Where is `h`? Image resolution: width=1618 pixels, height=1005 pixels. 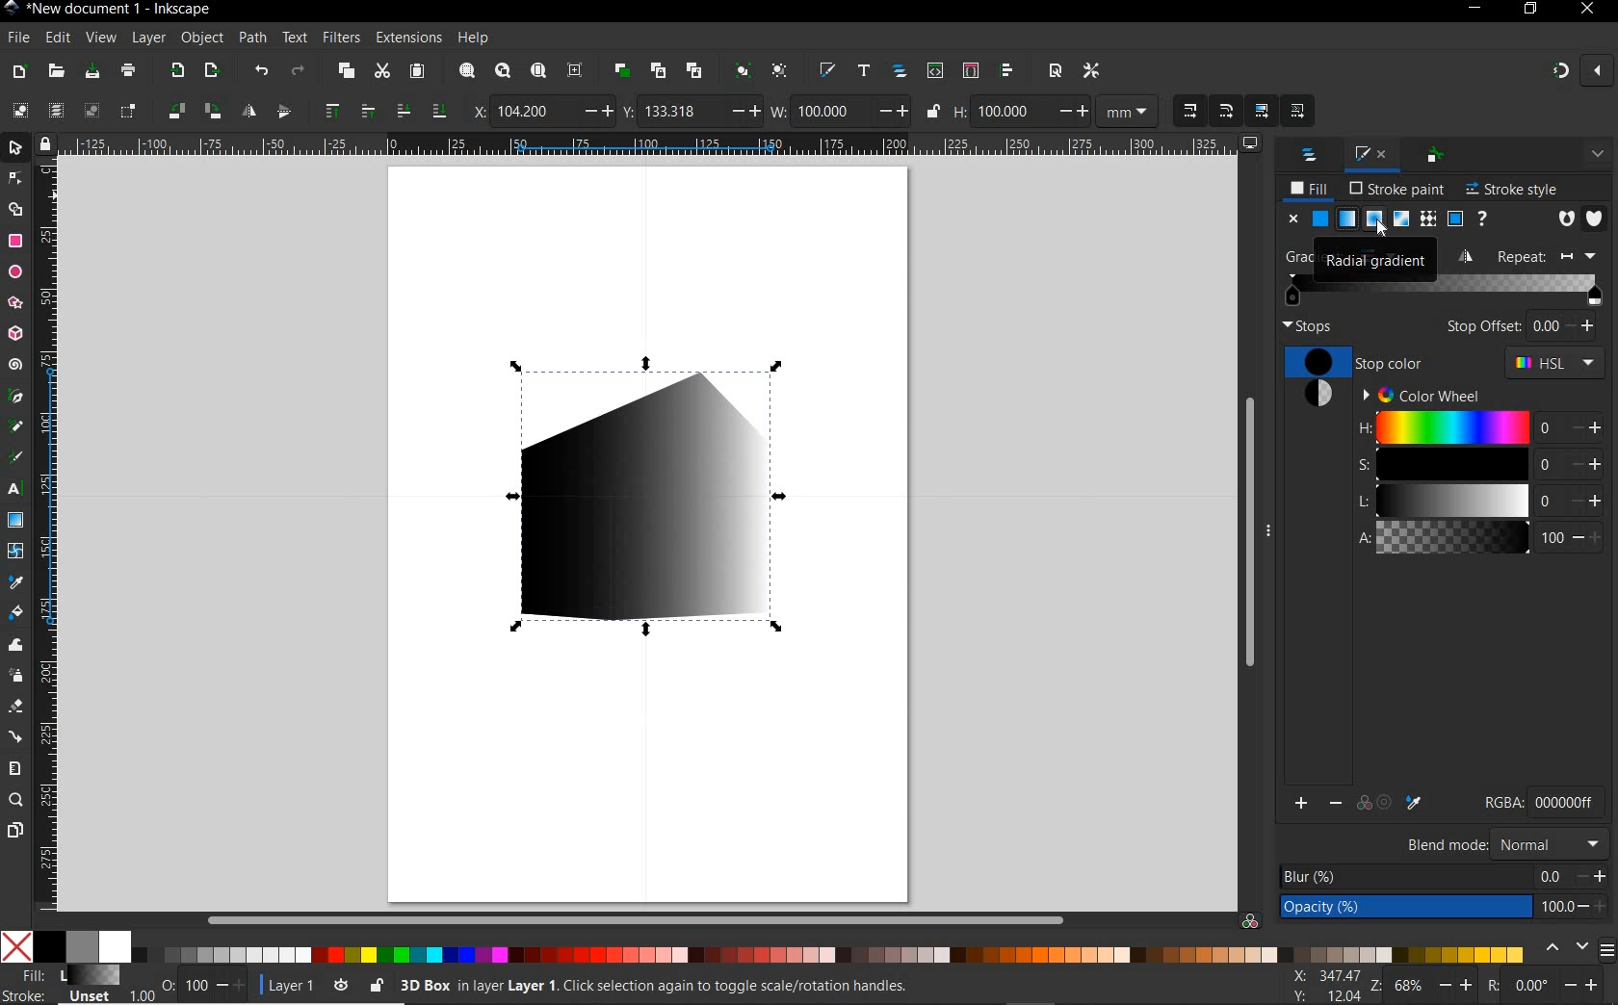
h is located at coordinates (1451, 427).